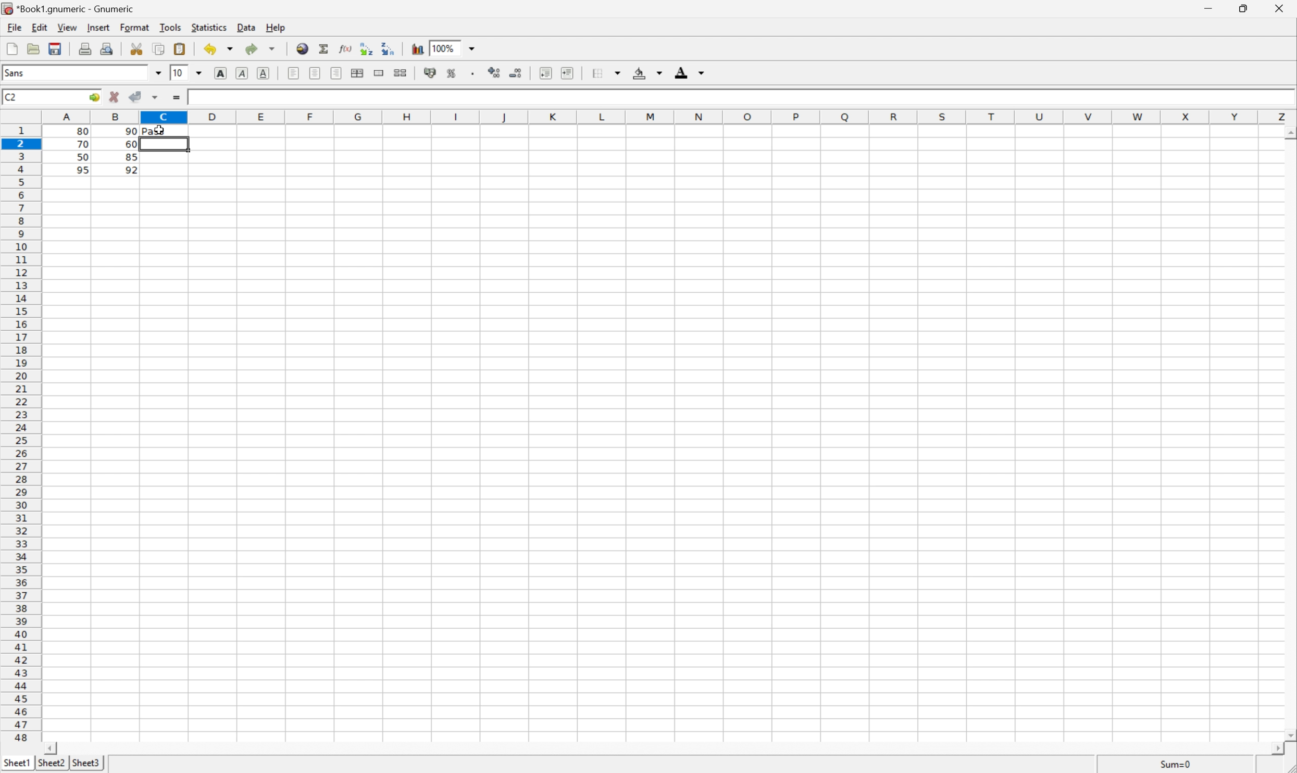 The height and width of the screenshot is (773, 1297). I want to click on Edit a function in the current cell, so click(346, 49).